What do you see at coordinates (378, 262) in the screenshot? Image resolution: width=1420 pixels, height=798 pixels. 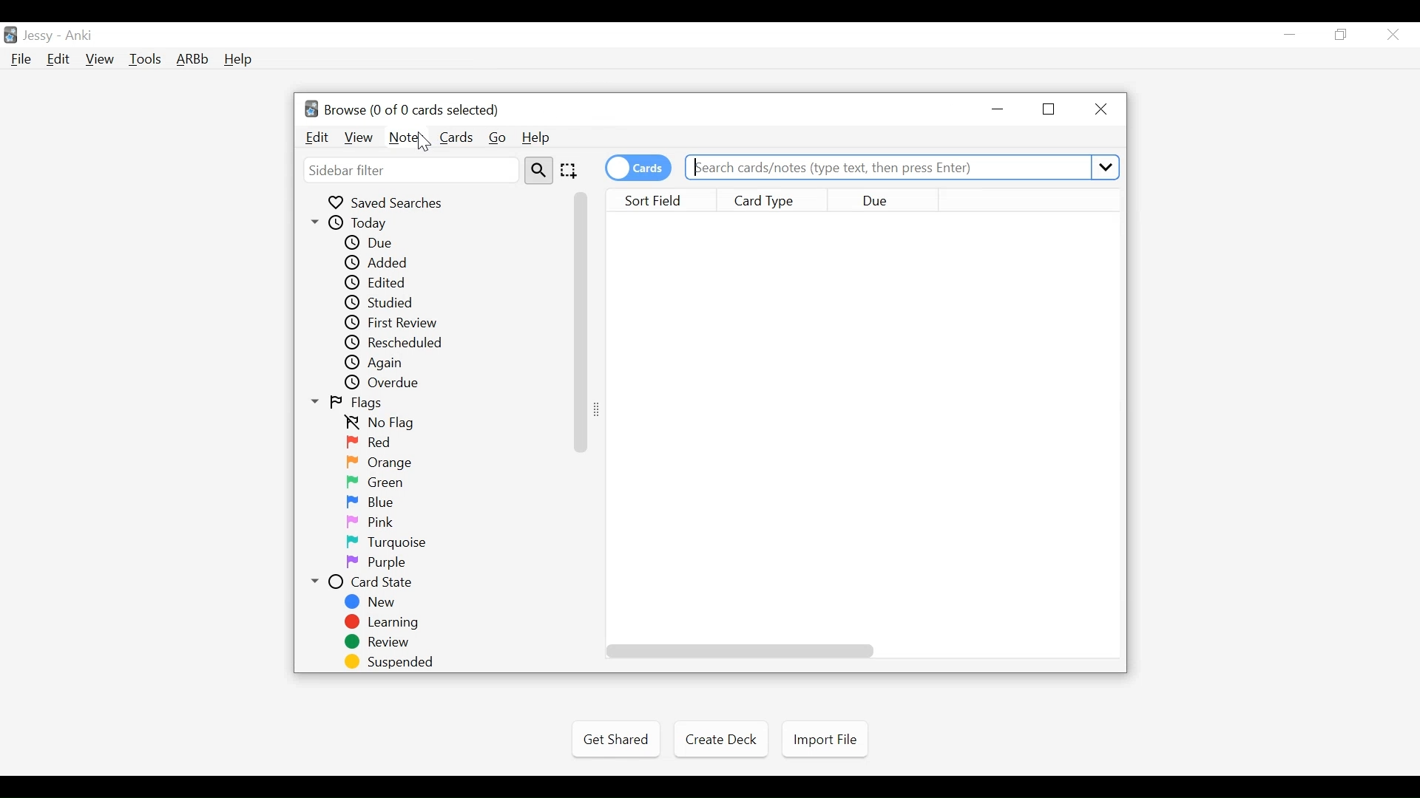 I see `Added` at bounding box center [378, 262].